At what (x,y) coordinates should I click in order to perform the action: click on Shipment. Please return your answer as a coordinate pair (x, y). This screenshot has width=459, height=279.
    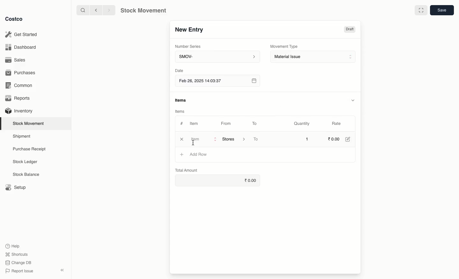
    Looking at the image, I should click on (22, 137).